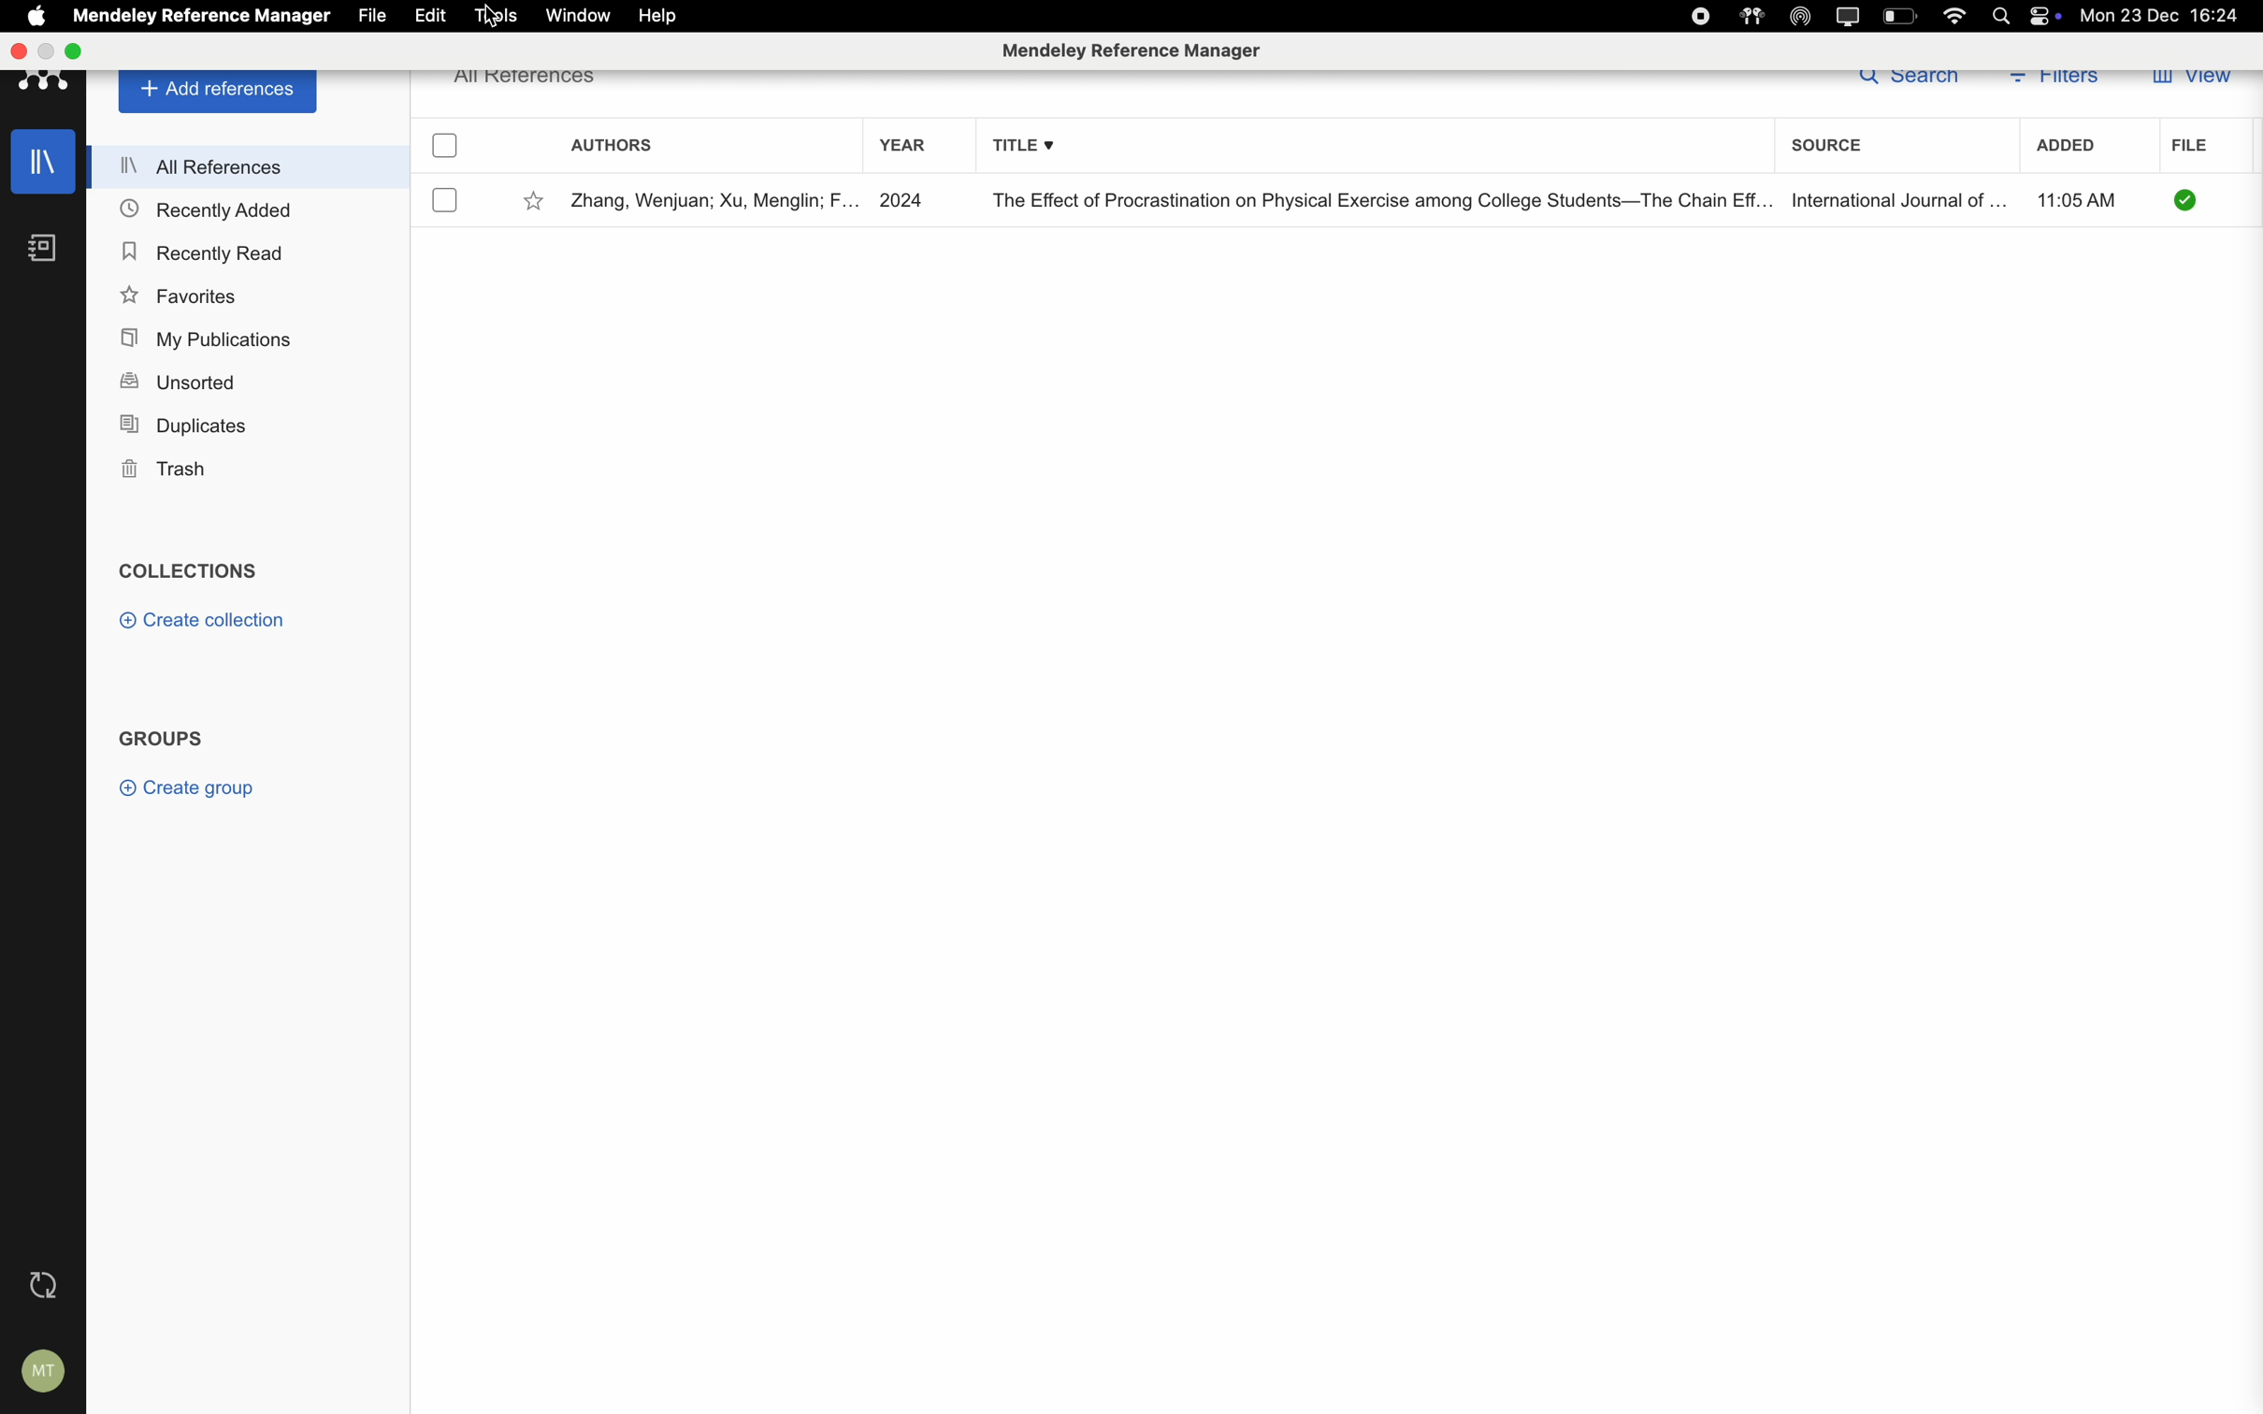 The height and width of the screenshot is (1414, 2263). I want to click on 2024, so click(904, 200).